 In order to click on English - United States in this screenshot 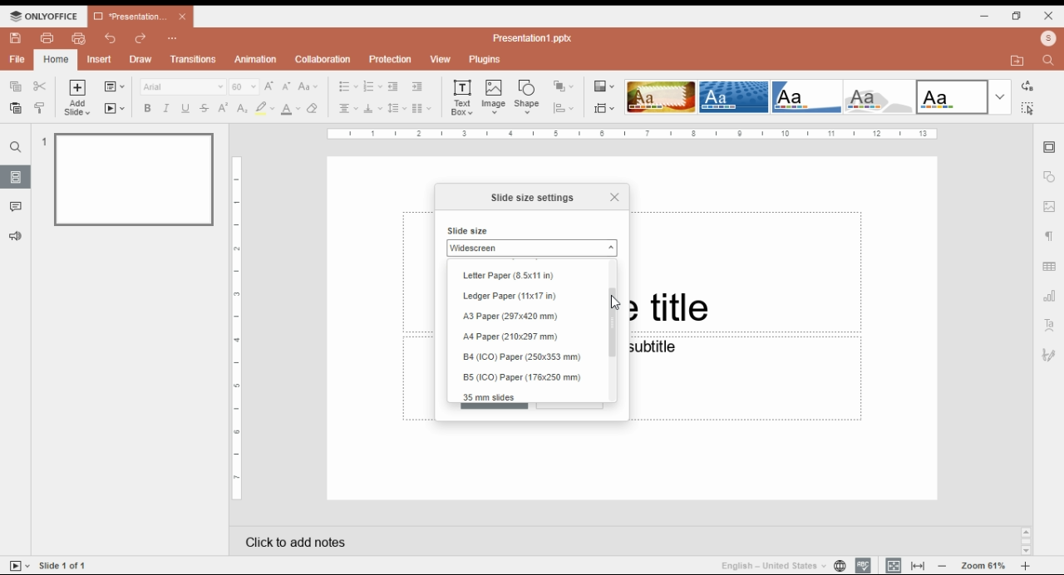, I will do `click(767, 565)`.